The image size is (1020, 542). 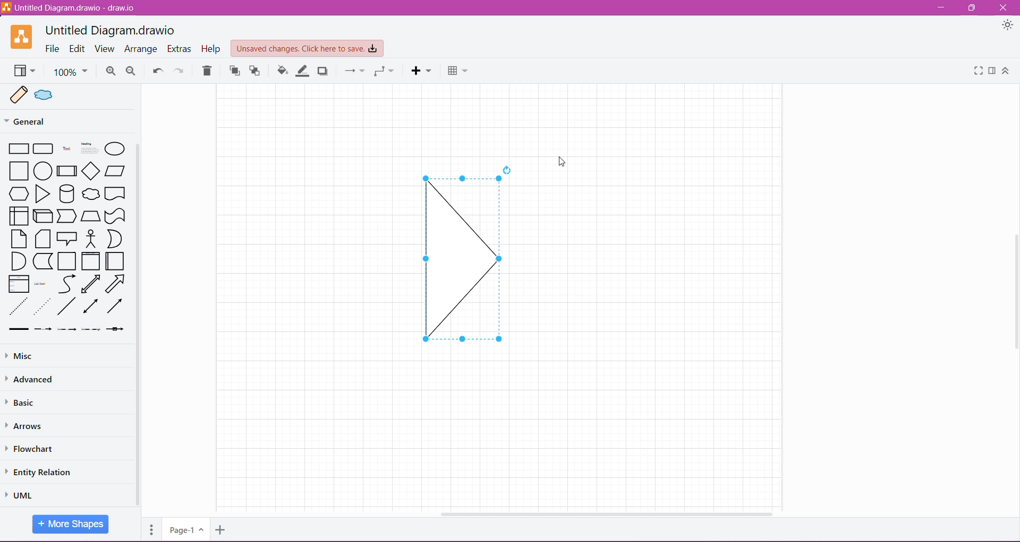 I want to click on Unsaved Changes. Click here to save, so click(x=307, y=48).